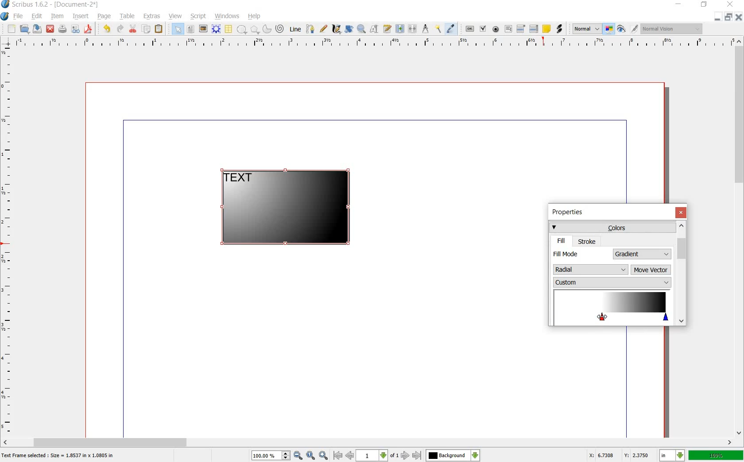  Describe the element at coordinates (120, 29) in the screenshot. I see `redo` at that location.